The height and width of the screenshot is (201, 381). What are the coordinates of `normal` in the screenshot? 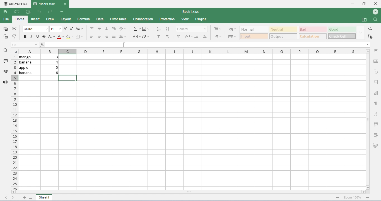 It's located at (254, 29).